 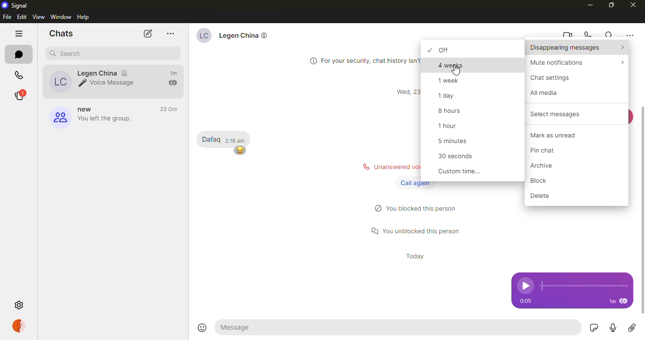 I want to click on group, so click(x=93, y=116).